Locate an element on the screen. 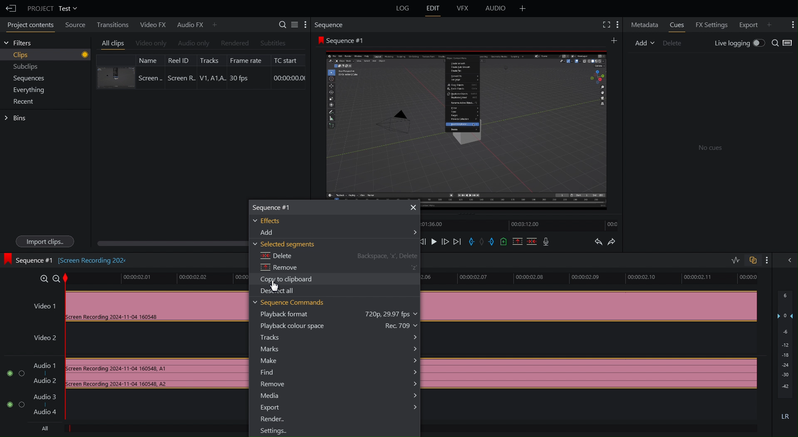 Image resolution: width=798 pixels, height=437 pixels. Playback colour space is located at coordinates (341, 326).